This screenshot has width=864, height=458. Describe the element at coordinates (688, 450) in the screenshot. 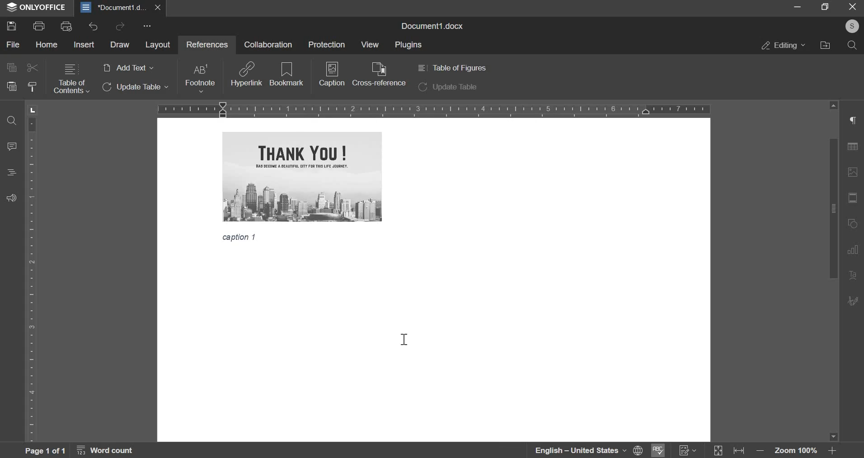

I see `Track Changes` at that location.